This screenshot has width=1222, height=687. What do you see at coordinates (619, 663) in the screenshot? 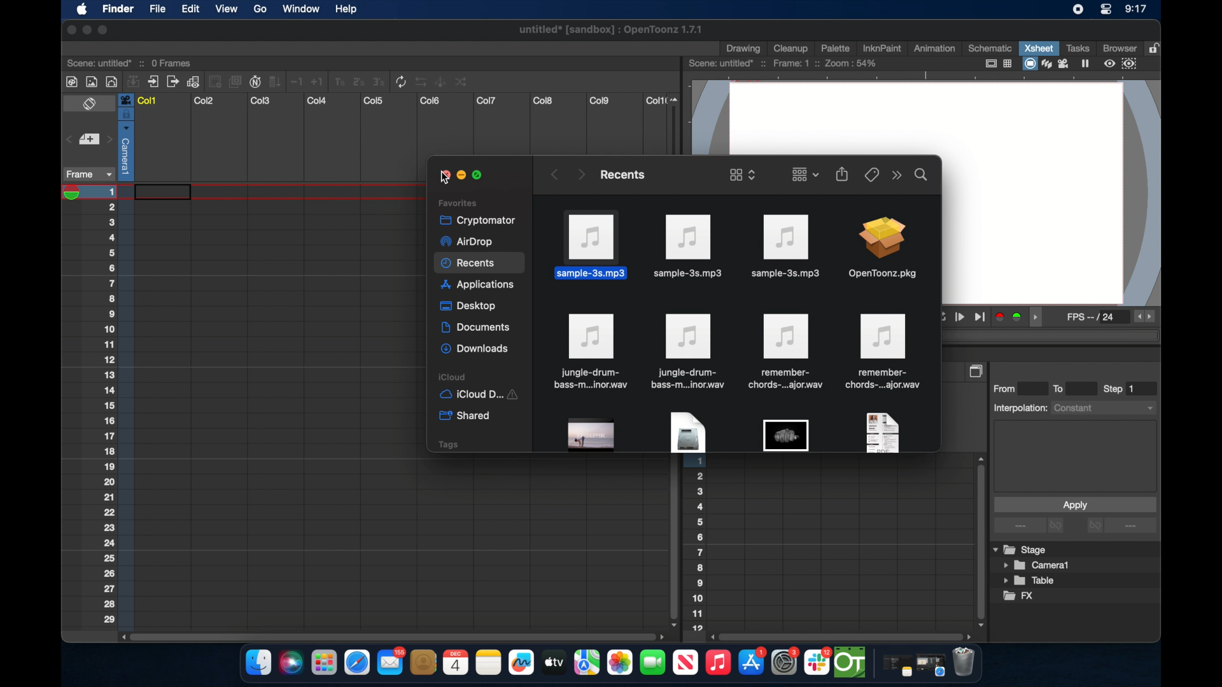
I see `photos` at bounding box center [619, 663].